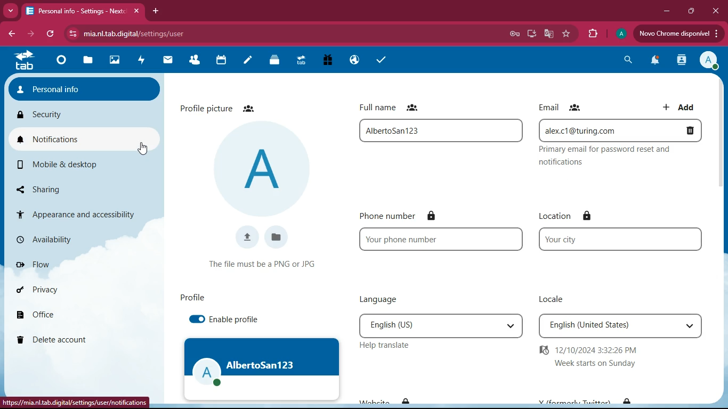 This screenshot has width=728, height=409. What do you see at coordinates (381, 62) in the screenshot?
I see `tasks` at bounding box center [381, 62].